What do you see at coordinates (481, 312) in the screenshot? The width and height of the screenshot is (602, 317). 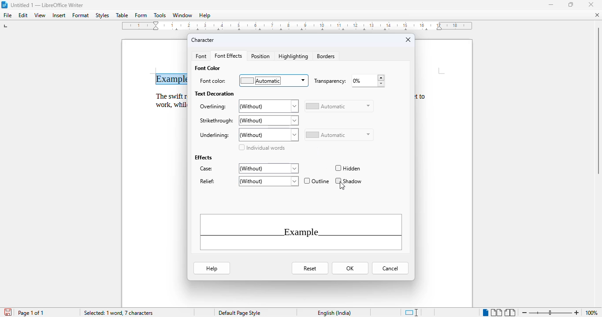 I see `Single Page view` at bounding box center [481, 312].